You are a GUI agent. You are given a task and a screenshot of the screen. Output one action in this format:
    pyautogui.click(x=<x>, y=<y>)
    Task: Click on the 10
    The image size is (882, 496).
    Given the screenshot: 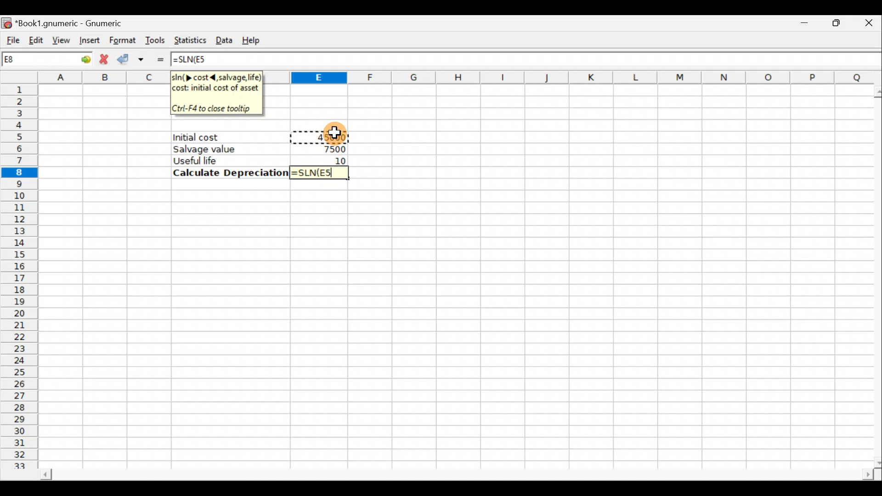 What is the action you would take?
    pyautogui.click(x=337, y=160)
    